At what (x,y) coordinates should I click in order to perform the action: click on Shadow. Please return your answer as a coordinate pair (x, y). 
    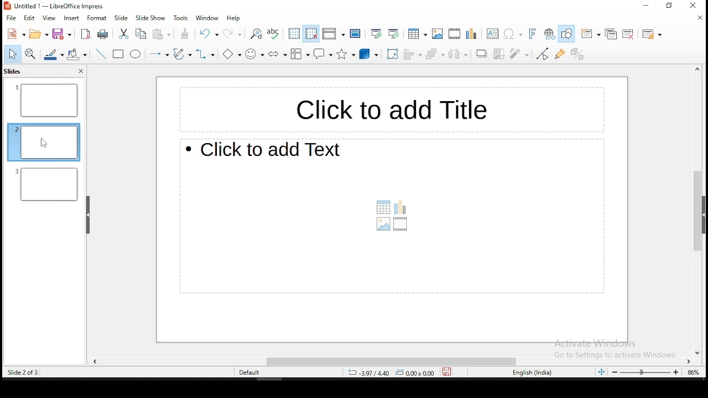
    Looking at the image, I should click on (482, 53).